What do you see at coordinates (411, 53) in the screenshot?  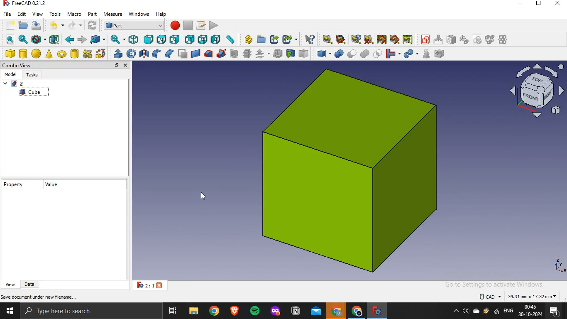 I see `split objects` at bounding box center [411, 53].